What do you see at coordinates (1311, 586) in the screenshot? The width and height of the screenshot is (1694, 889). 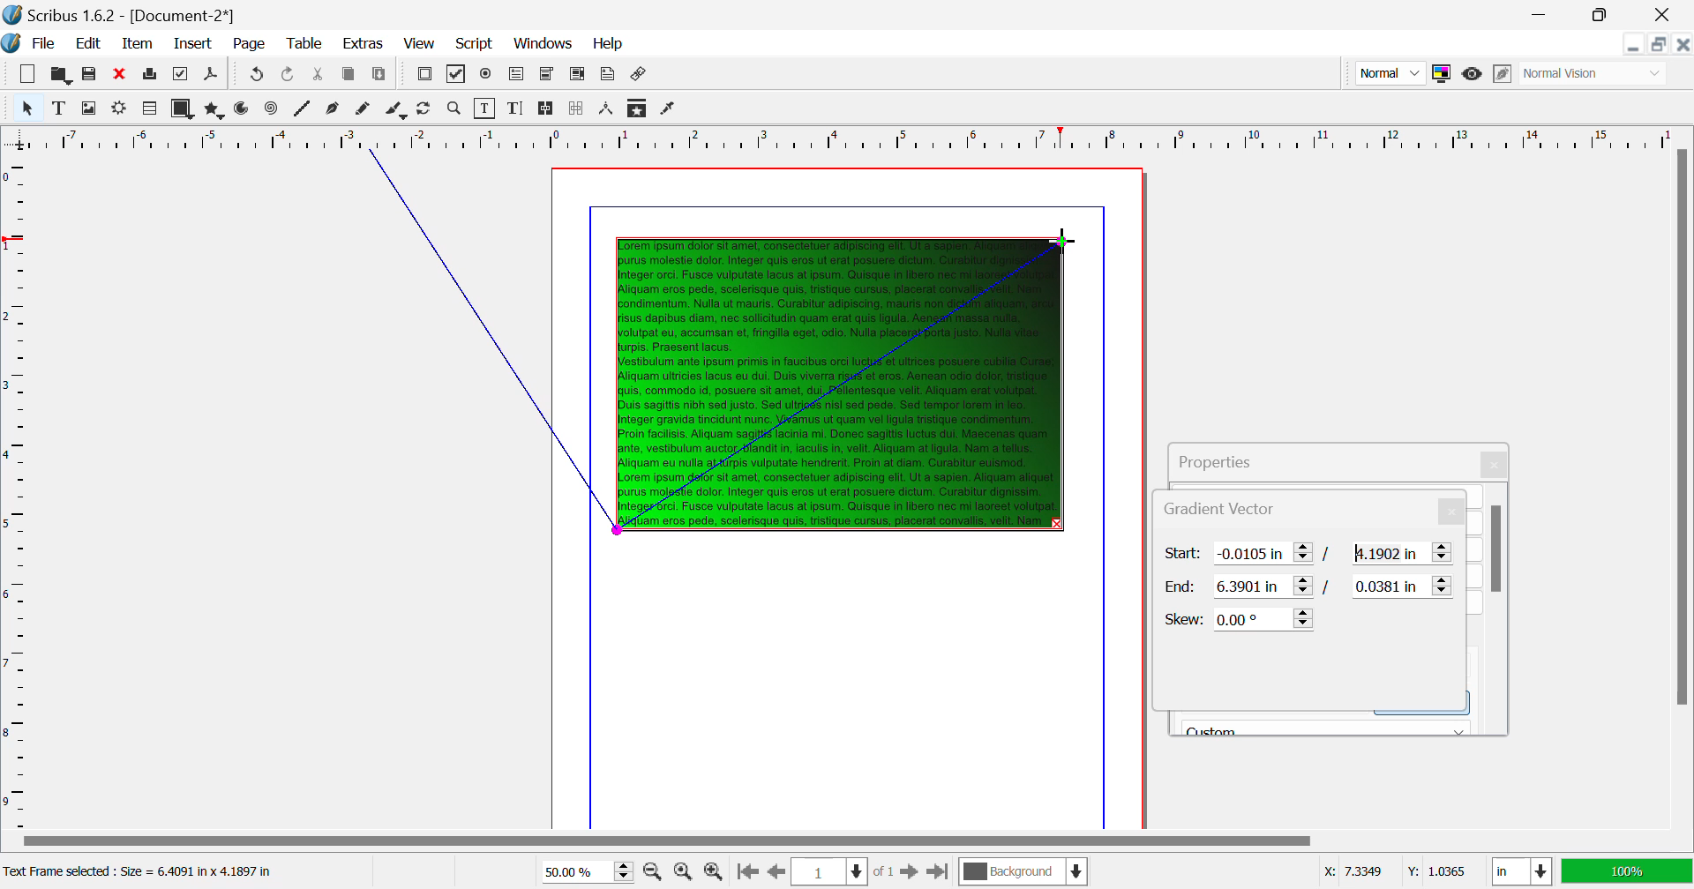 I see `Gradient Vector End` at bounding box center [1311, 586].